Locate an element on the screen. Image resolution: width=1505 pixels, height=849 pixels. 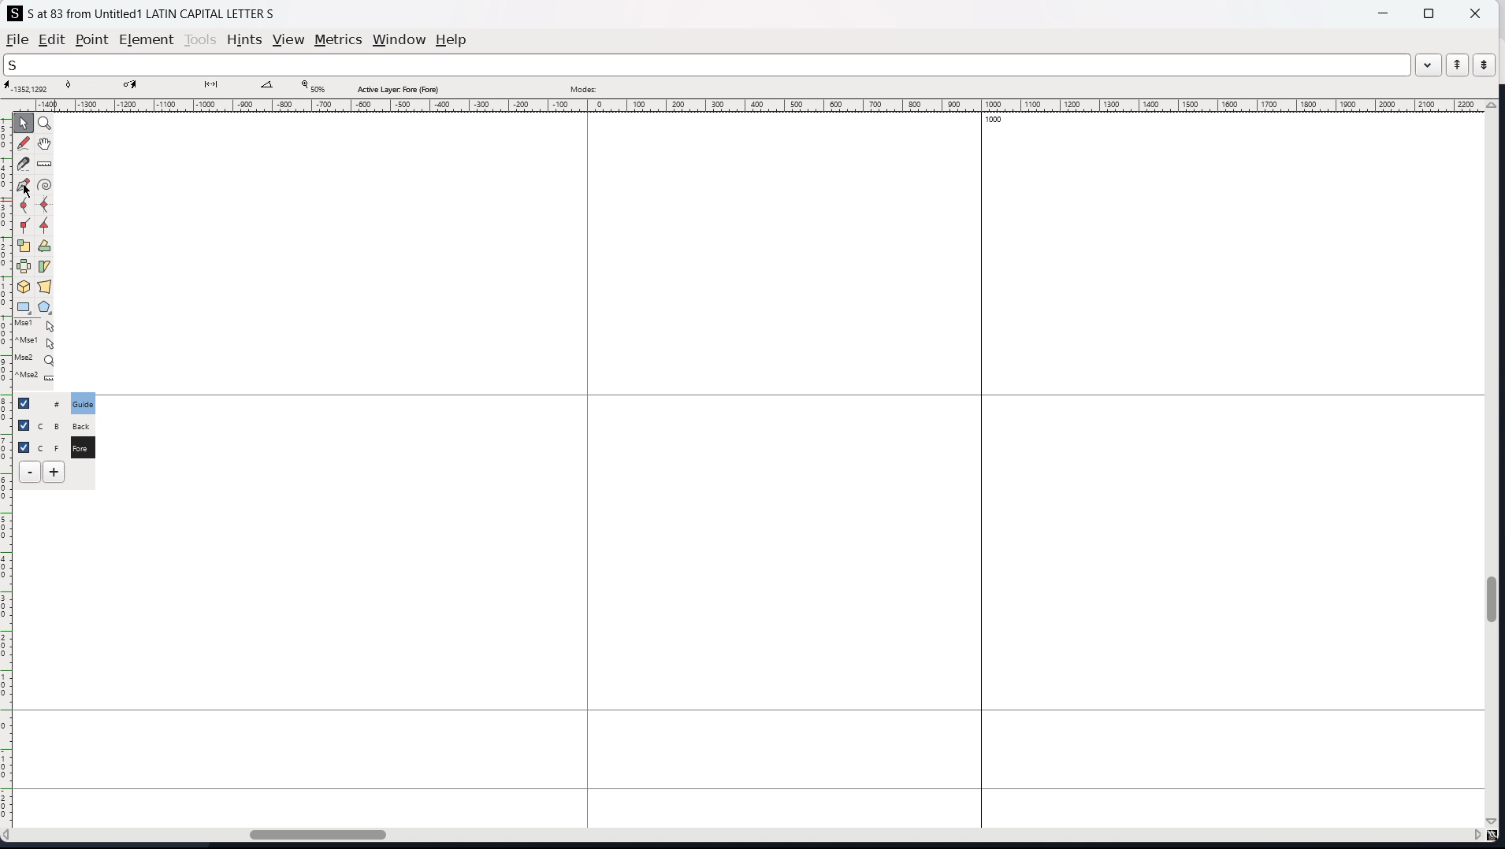
logo is located at coordinates (15, 13).